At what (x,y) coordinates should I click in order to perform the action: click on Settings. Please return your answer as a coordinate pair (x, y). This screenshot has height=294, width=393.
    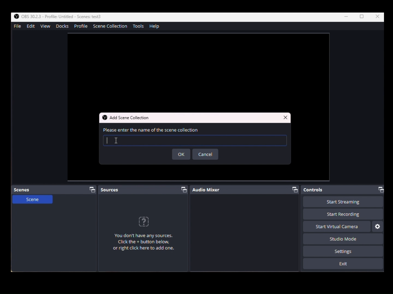
    Looking at the image, I should click on (343, 251).